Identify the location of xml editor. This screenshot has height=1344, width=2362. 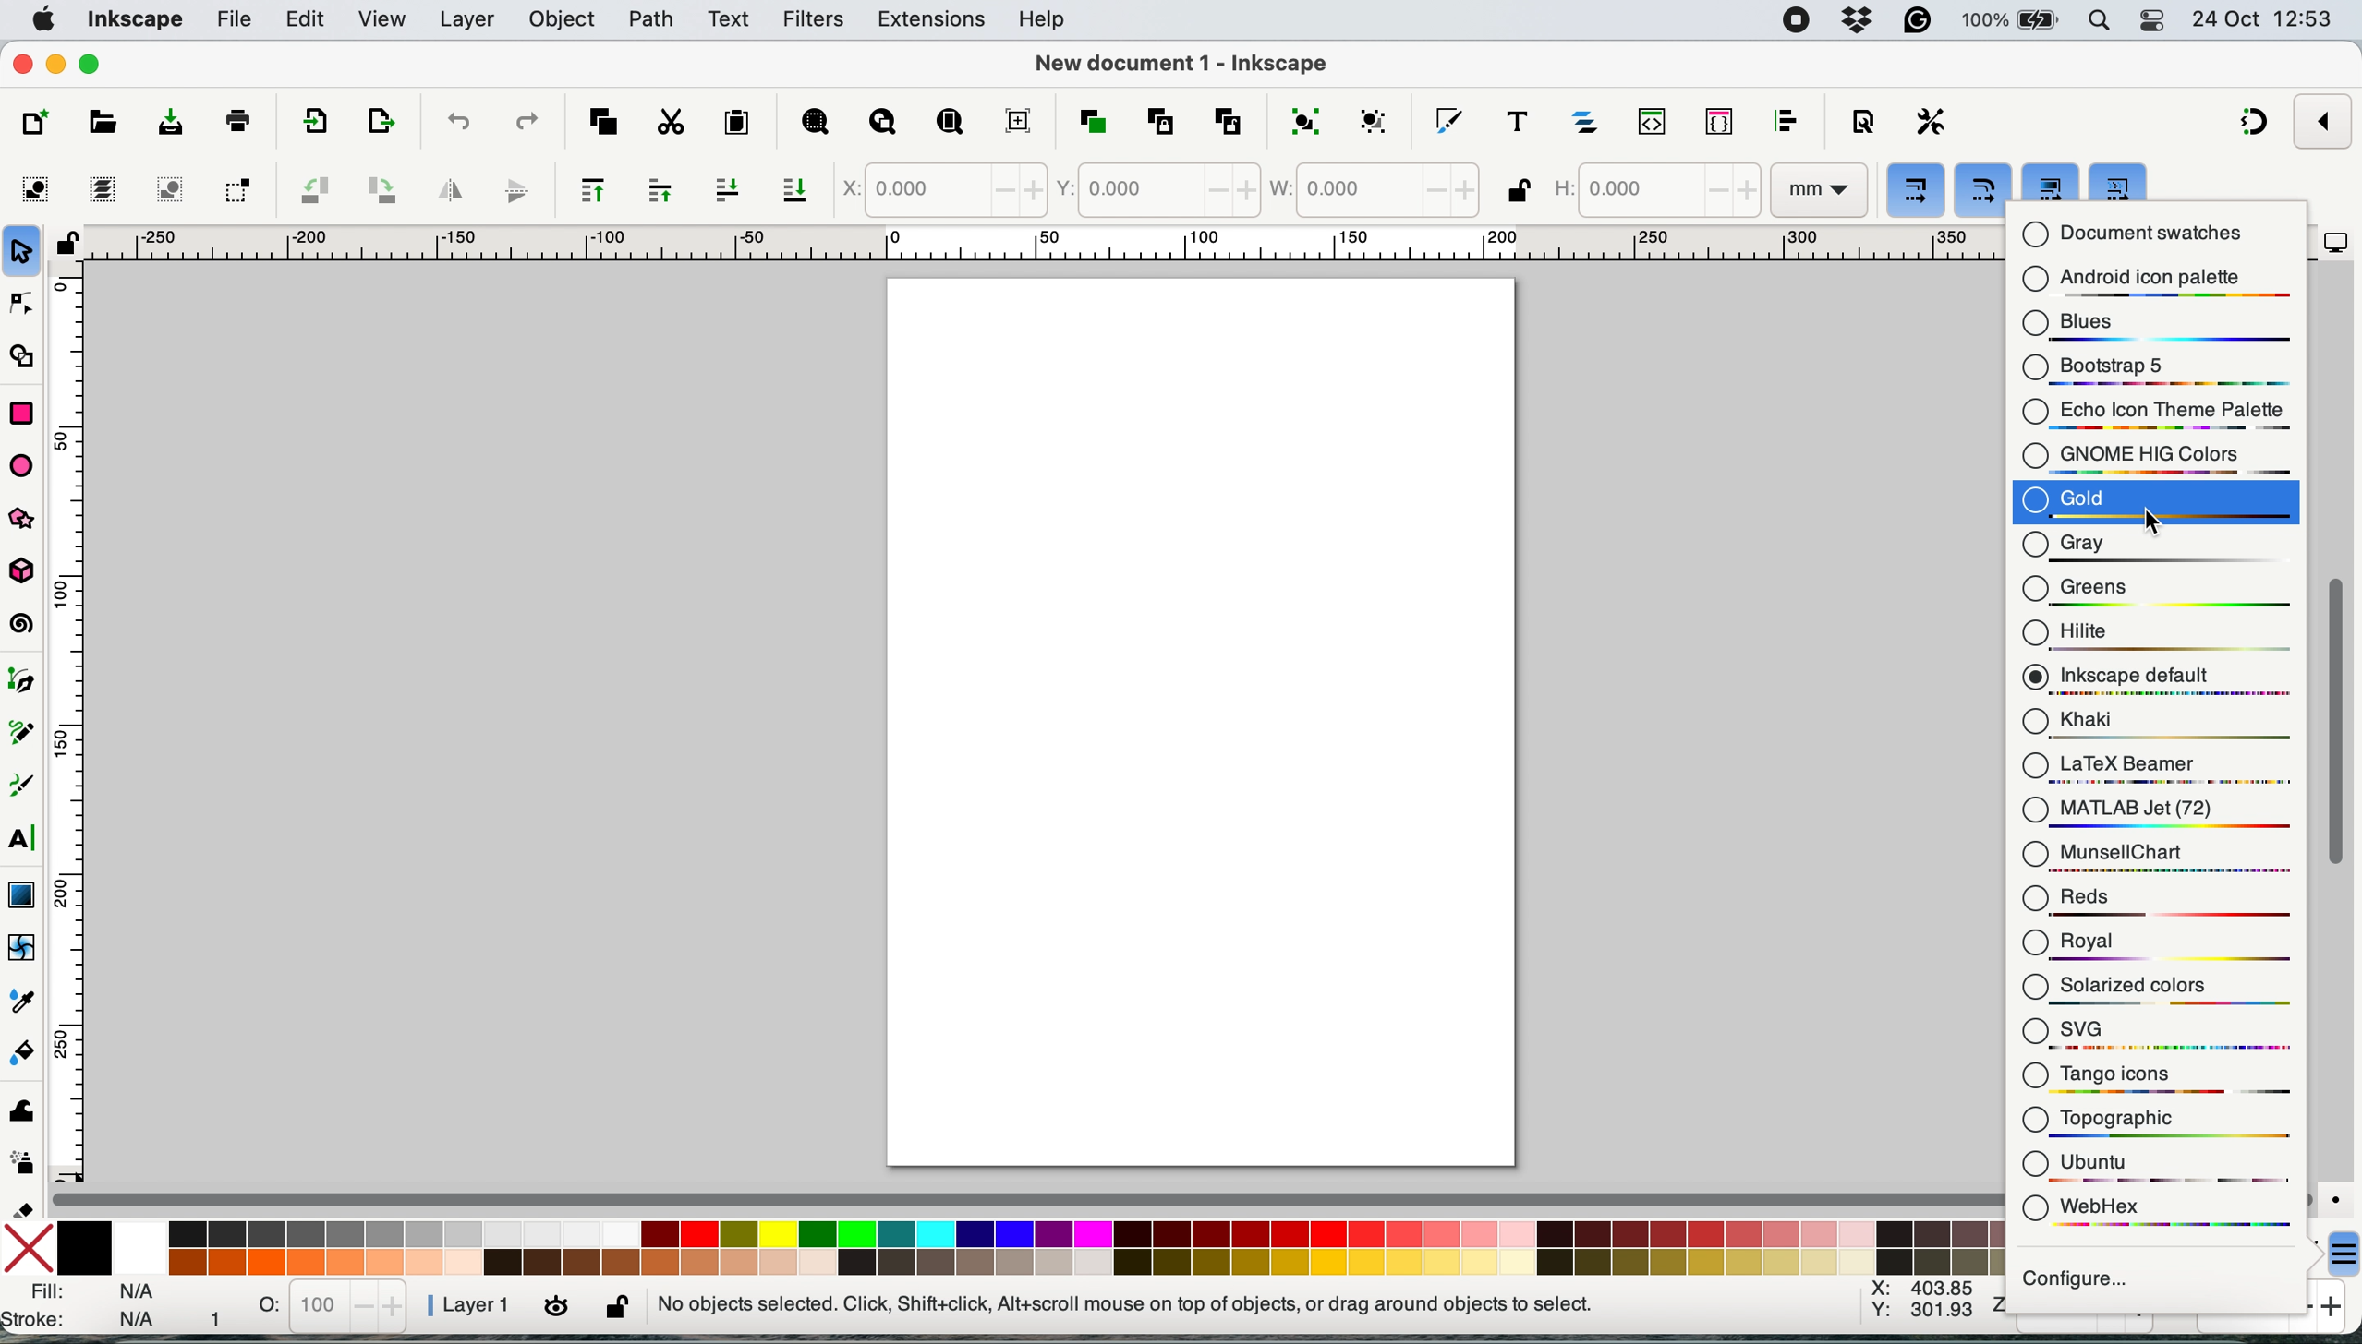
(1660, 121).